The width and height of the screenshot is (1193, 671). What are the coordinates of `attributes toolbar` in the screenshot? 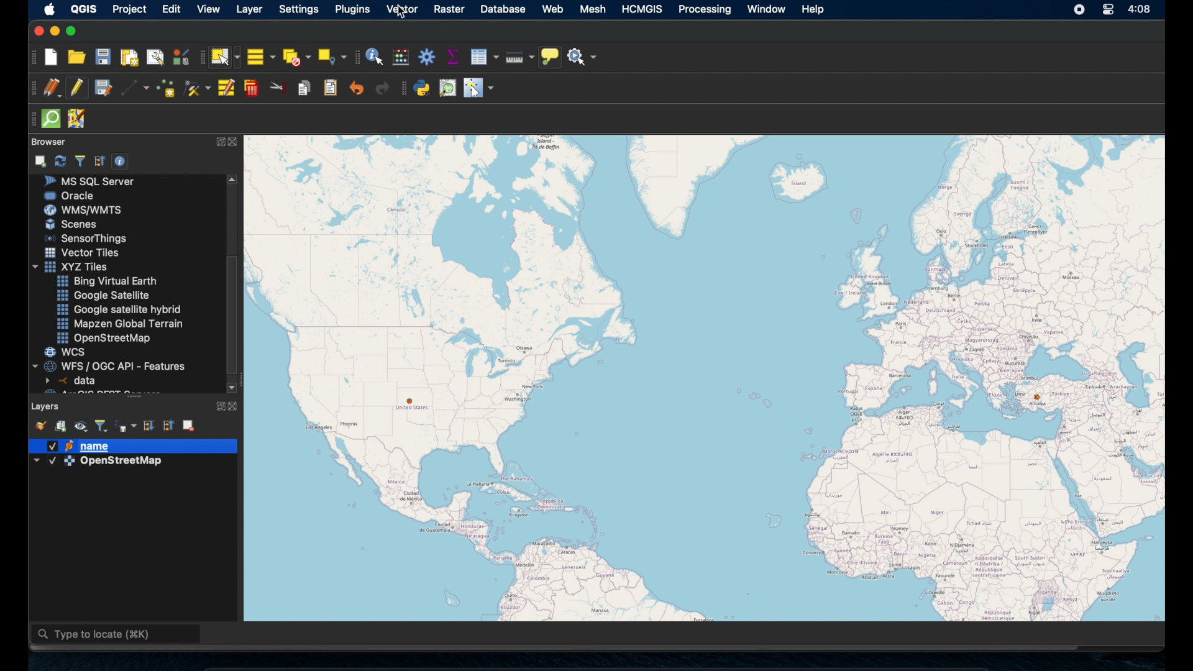 It's located at (356, 56).